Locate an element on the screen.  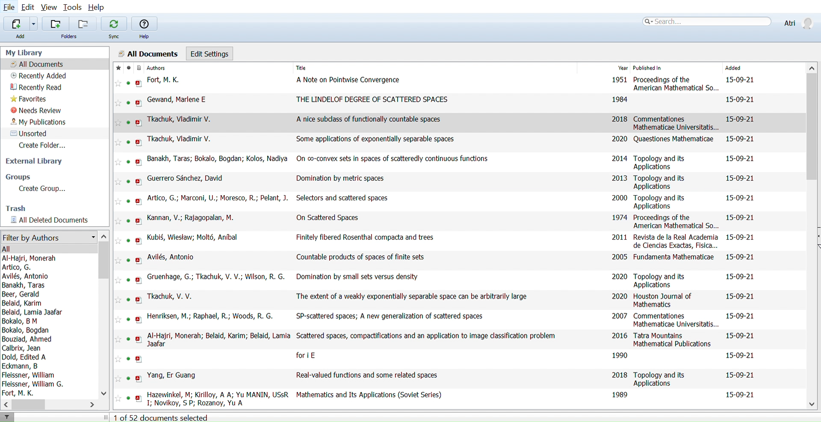
Beer, Gerald is located at coordinates (23, 294).